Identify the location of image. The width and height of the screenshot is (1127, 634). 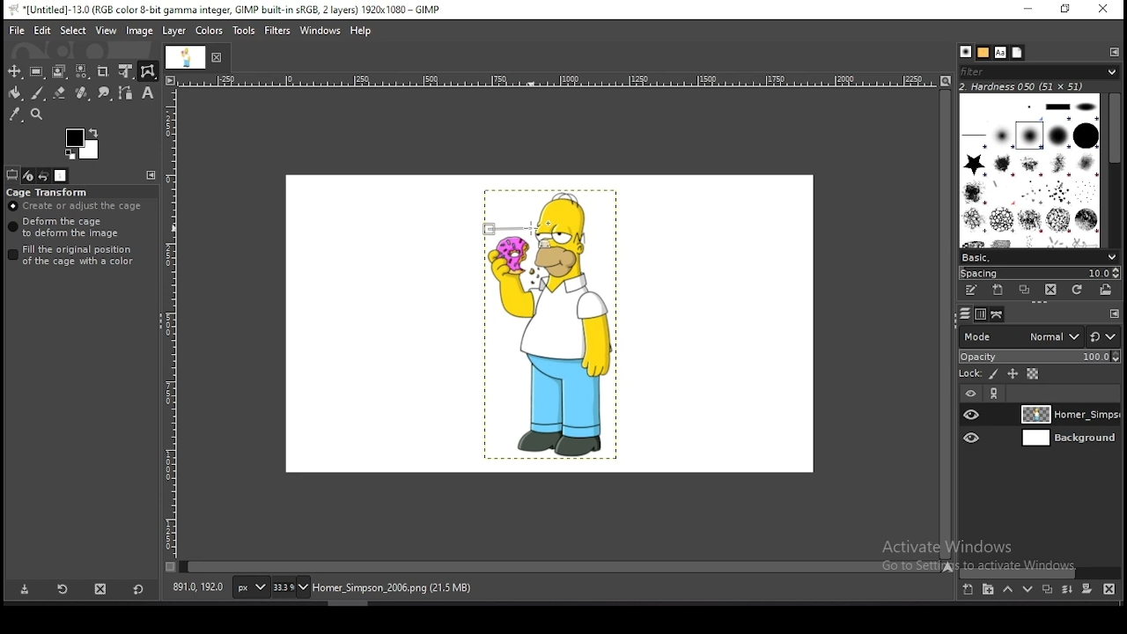
(543, 328).